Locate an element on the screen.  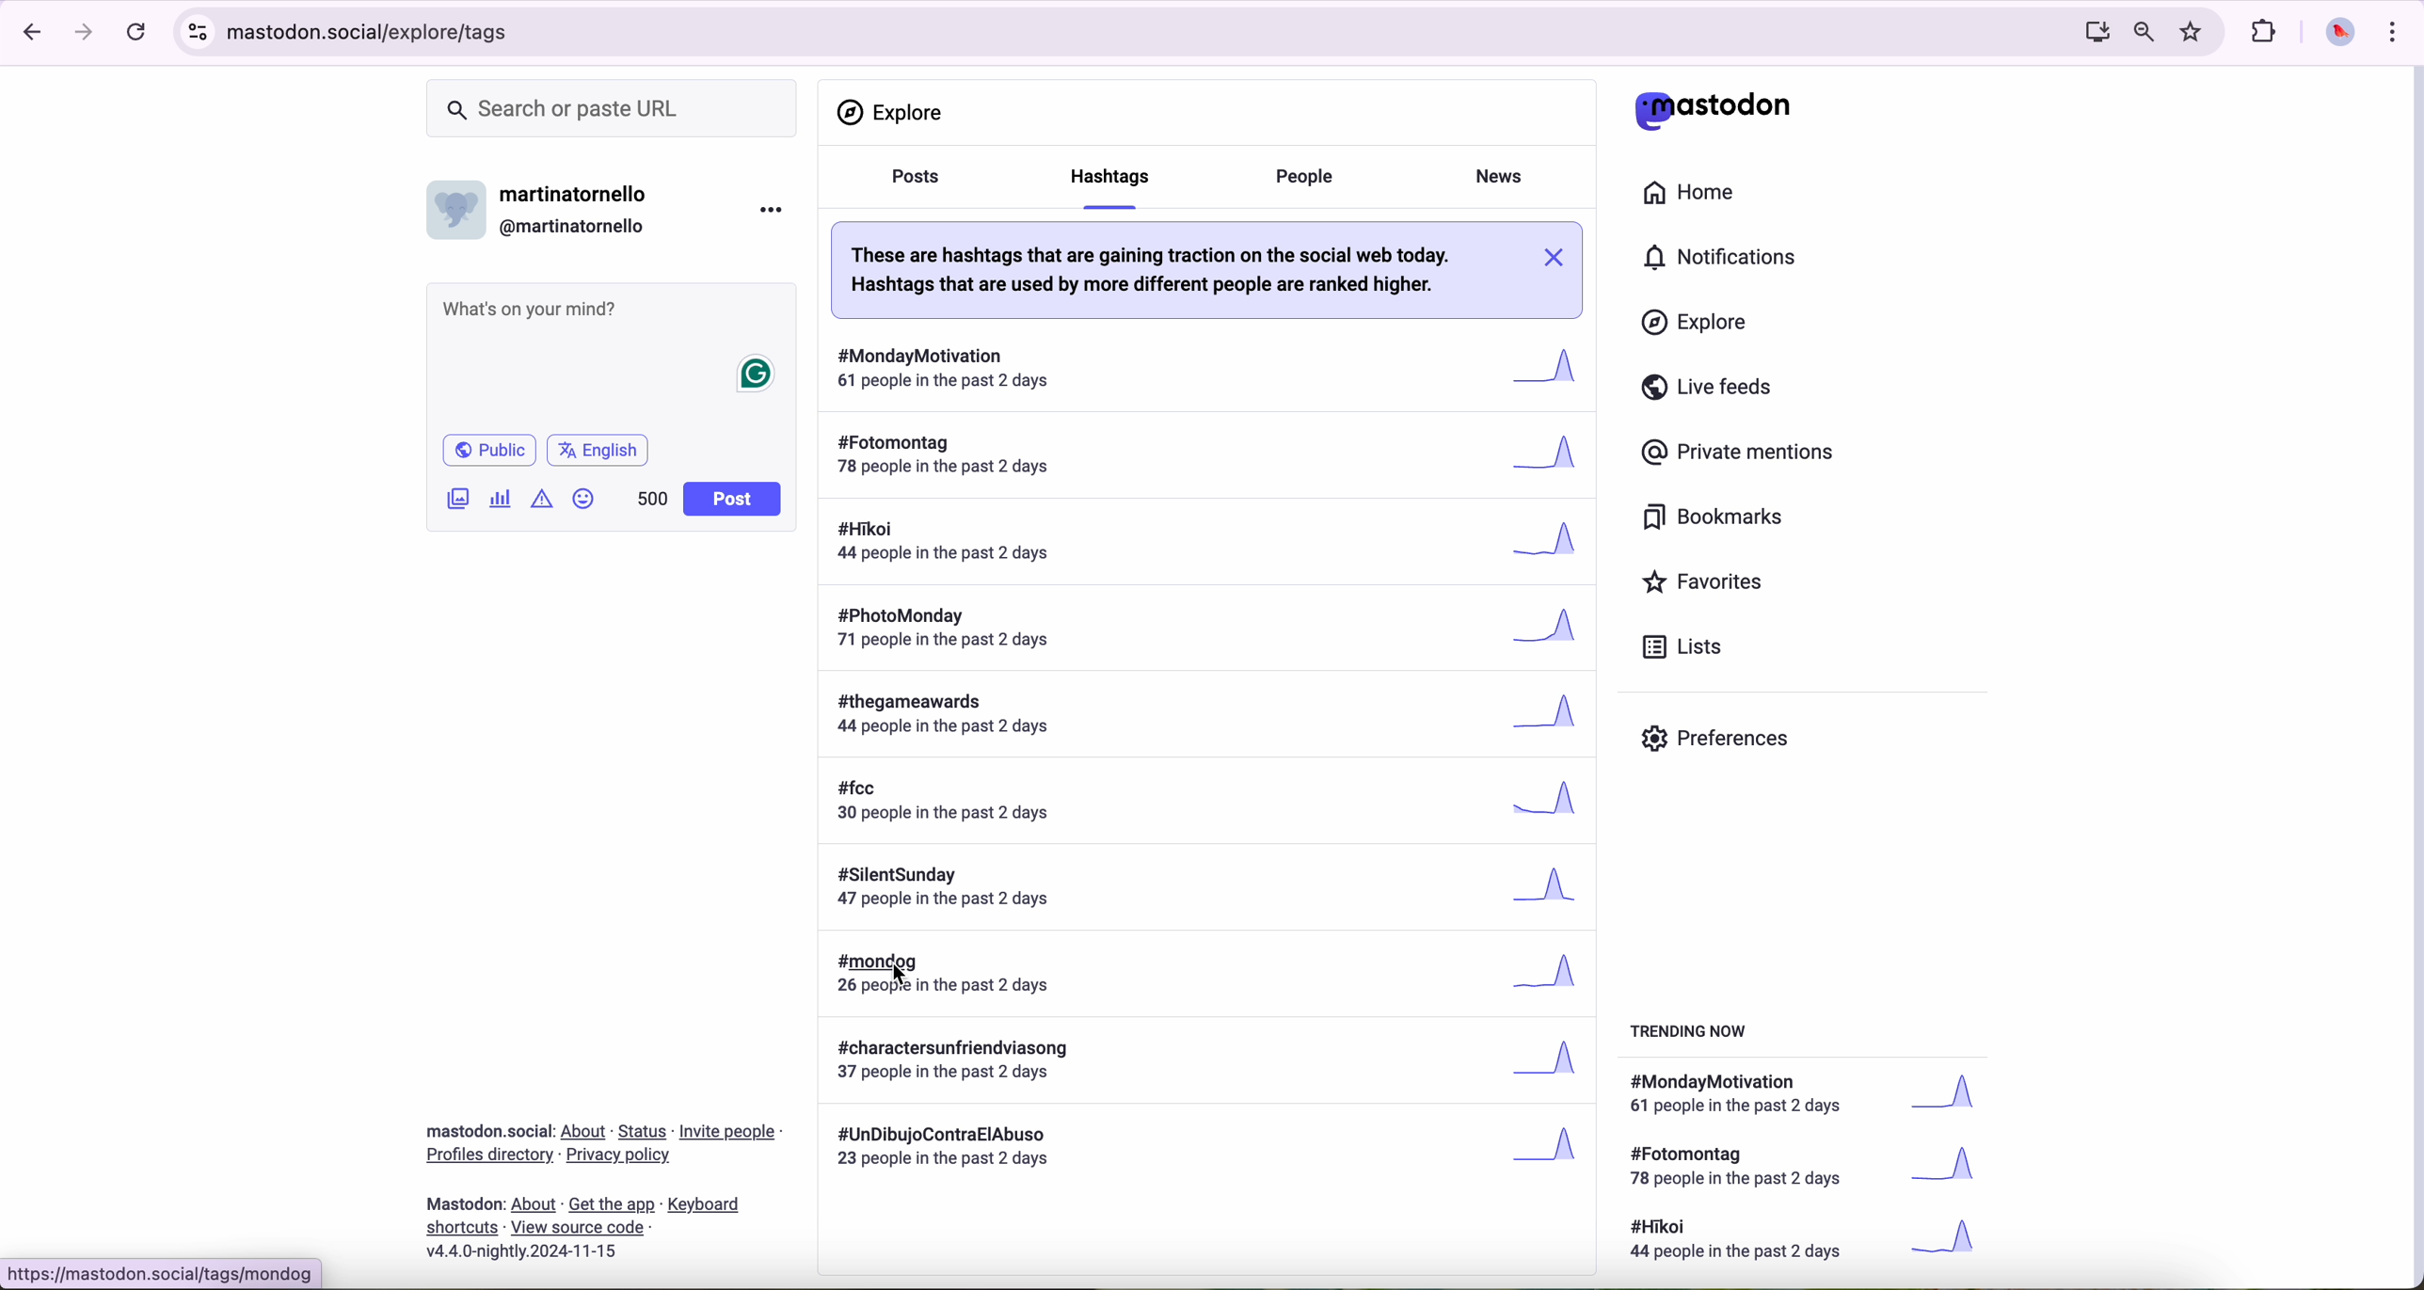
chart is located at coordinates (500, 500).